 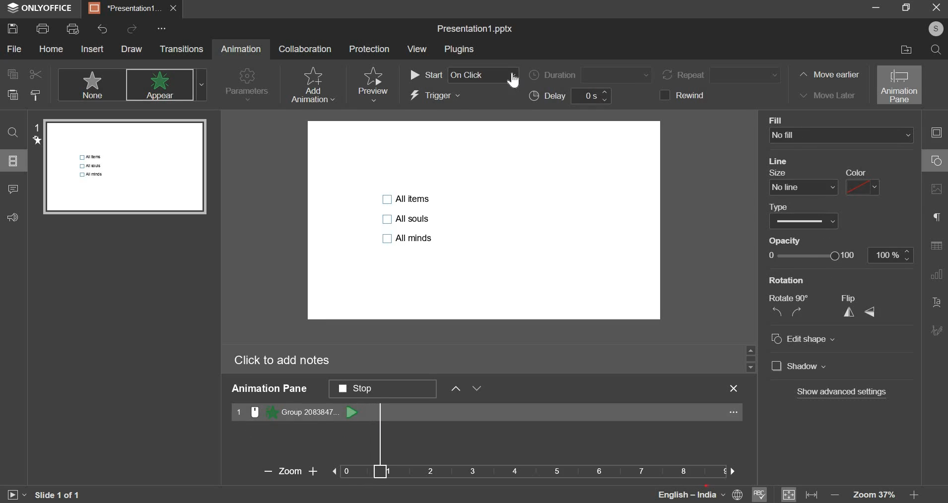 What do you see at coordinates (126, 165) in the screenshot?
I see `slide preview` at bounding box center [126, 165].